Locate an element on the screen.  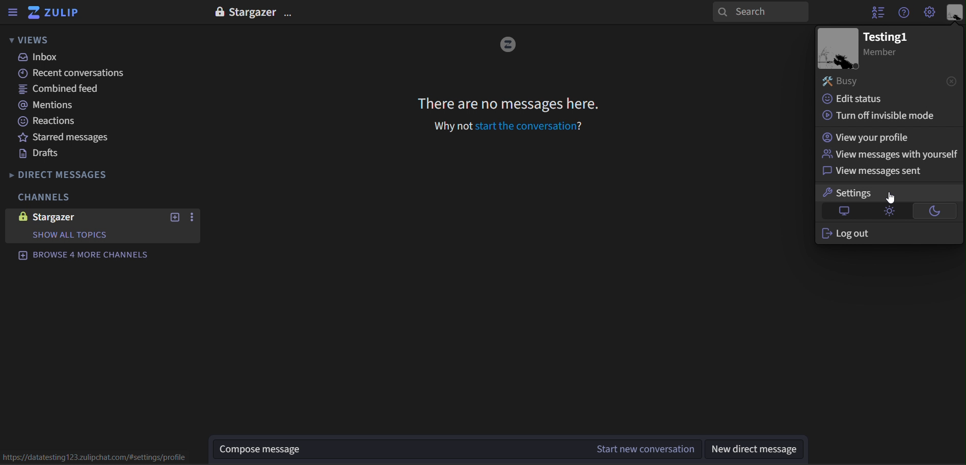
image is located at coordinates (510, 44).